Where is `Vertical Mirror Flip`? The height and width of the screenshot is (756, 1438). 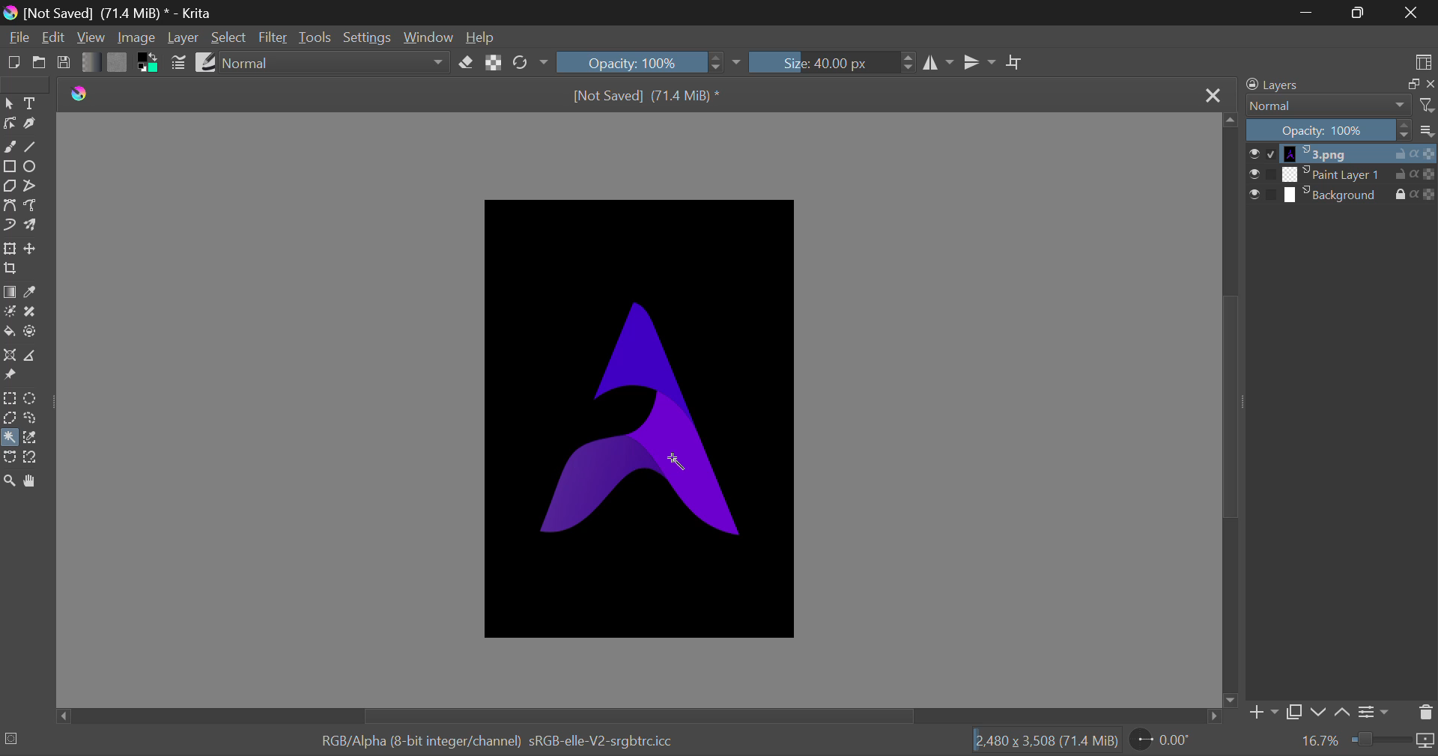
Vertical Mirror Flip is located at coordinates (940, 63).